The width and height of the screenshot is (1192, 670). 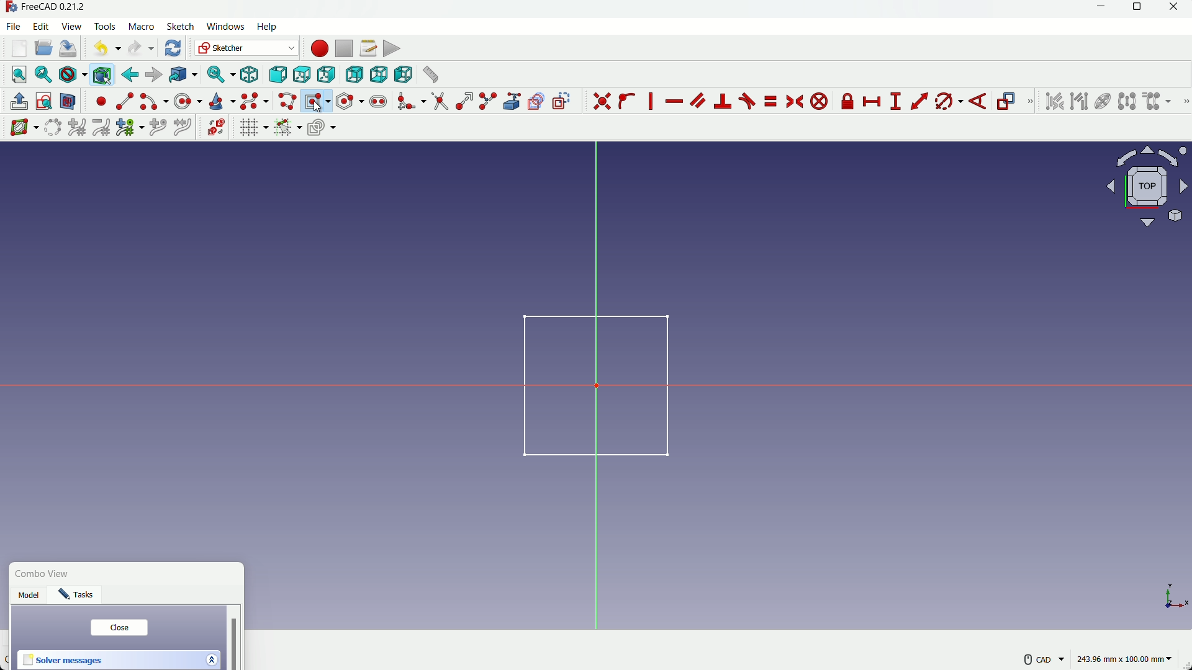 I want to click on join curves, so click(x=186, y=126).